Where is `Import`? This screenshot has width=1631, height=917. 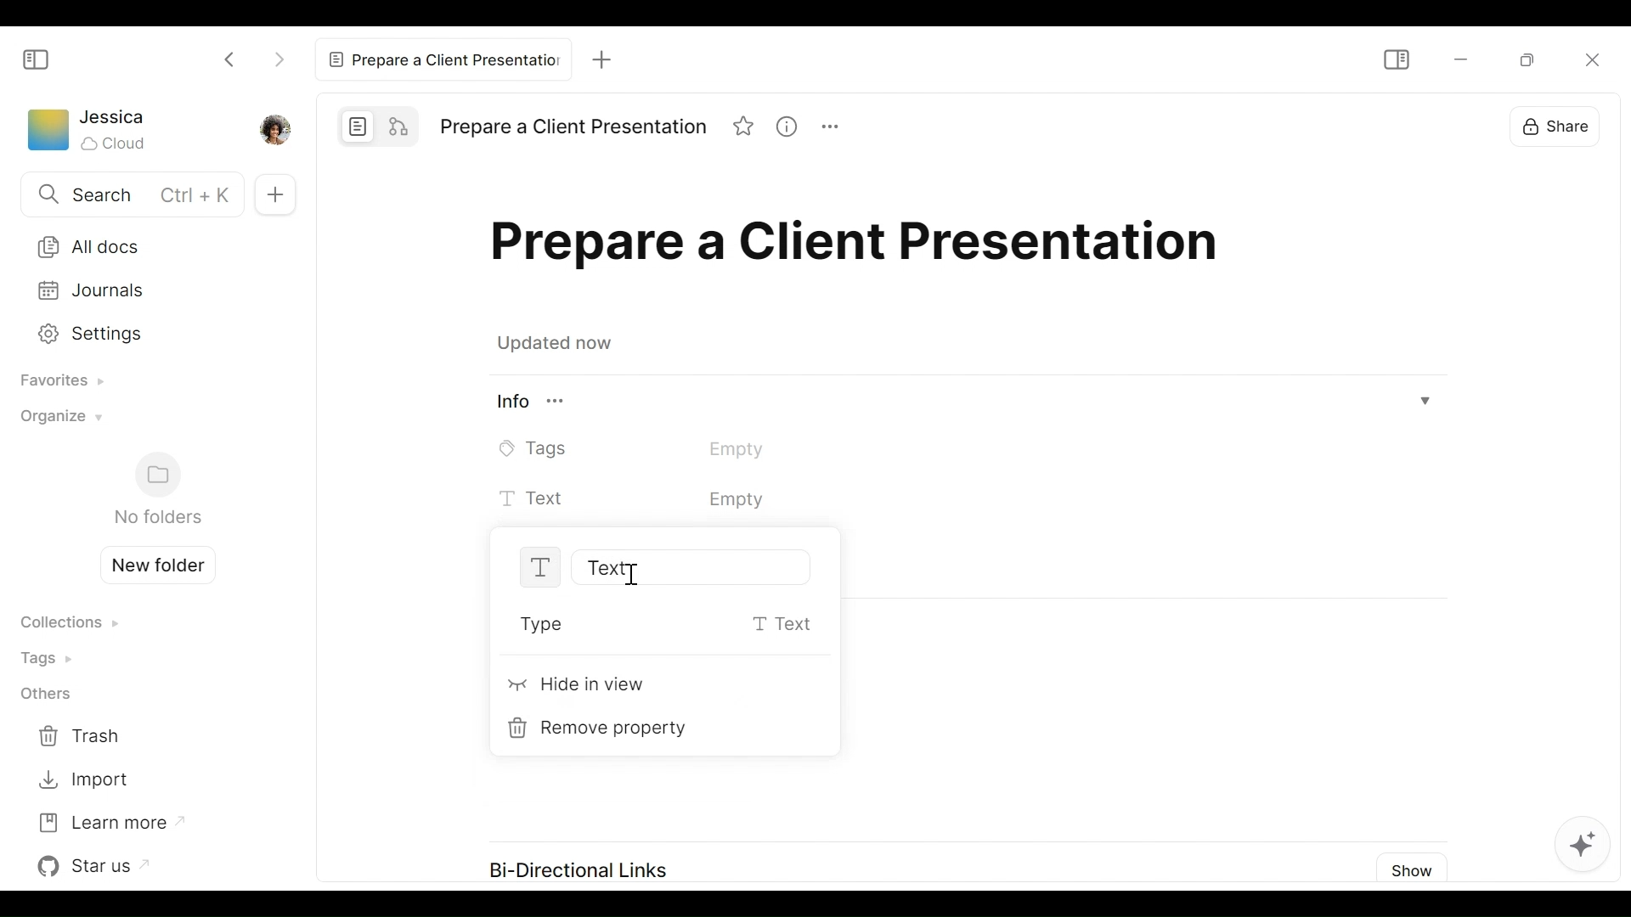 Import is located at coordinates (83, 780).